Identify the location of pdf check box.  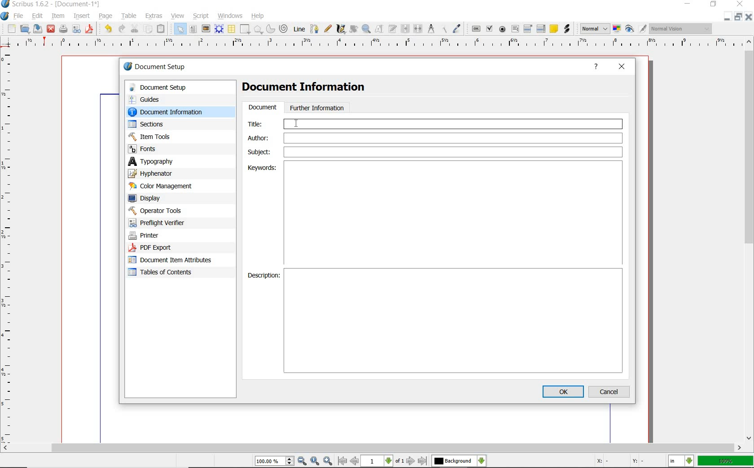
(490, 28).